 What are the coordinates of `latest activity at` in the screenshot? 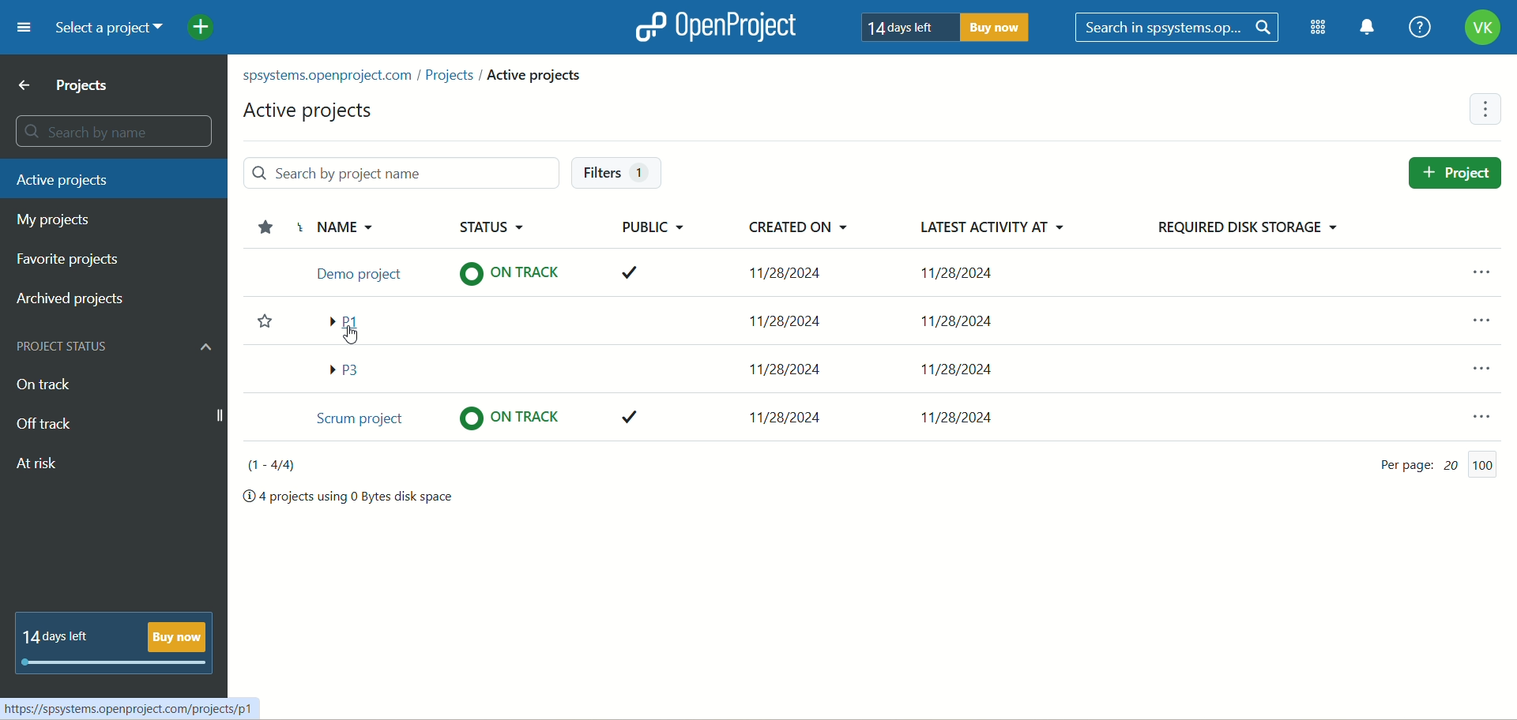 It's located at (989, 231).